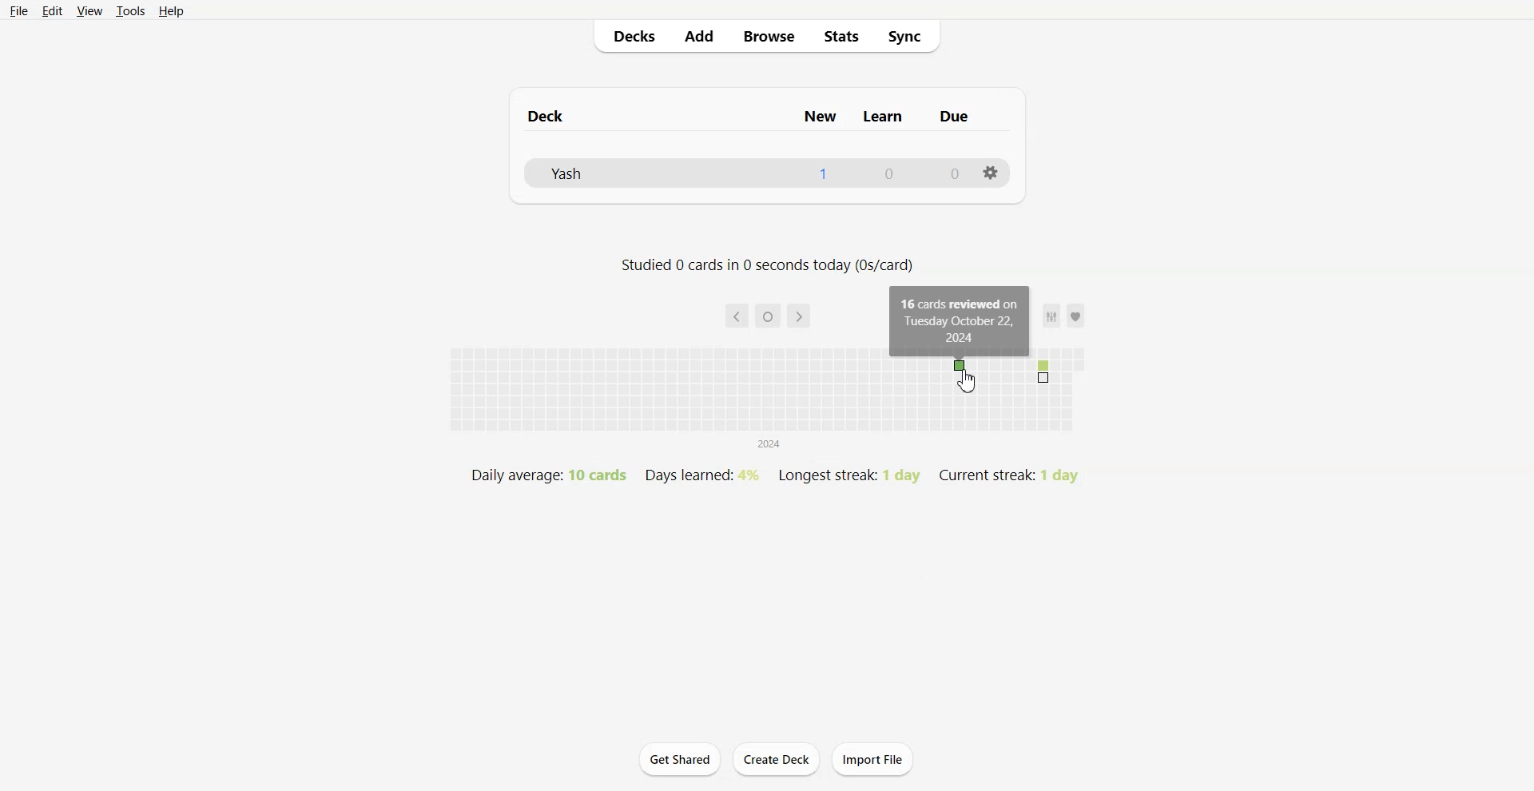 Image resolution: width=1534 pixels, height=791 pixels. I want to click on daily average: 10 cards, so click(547, 475).